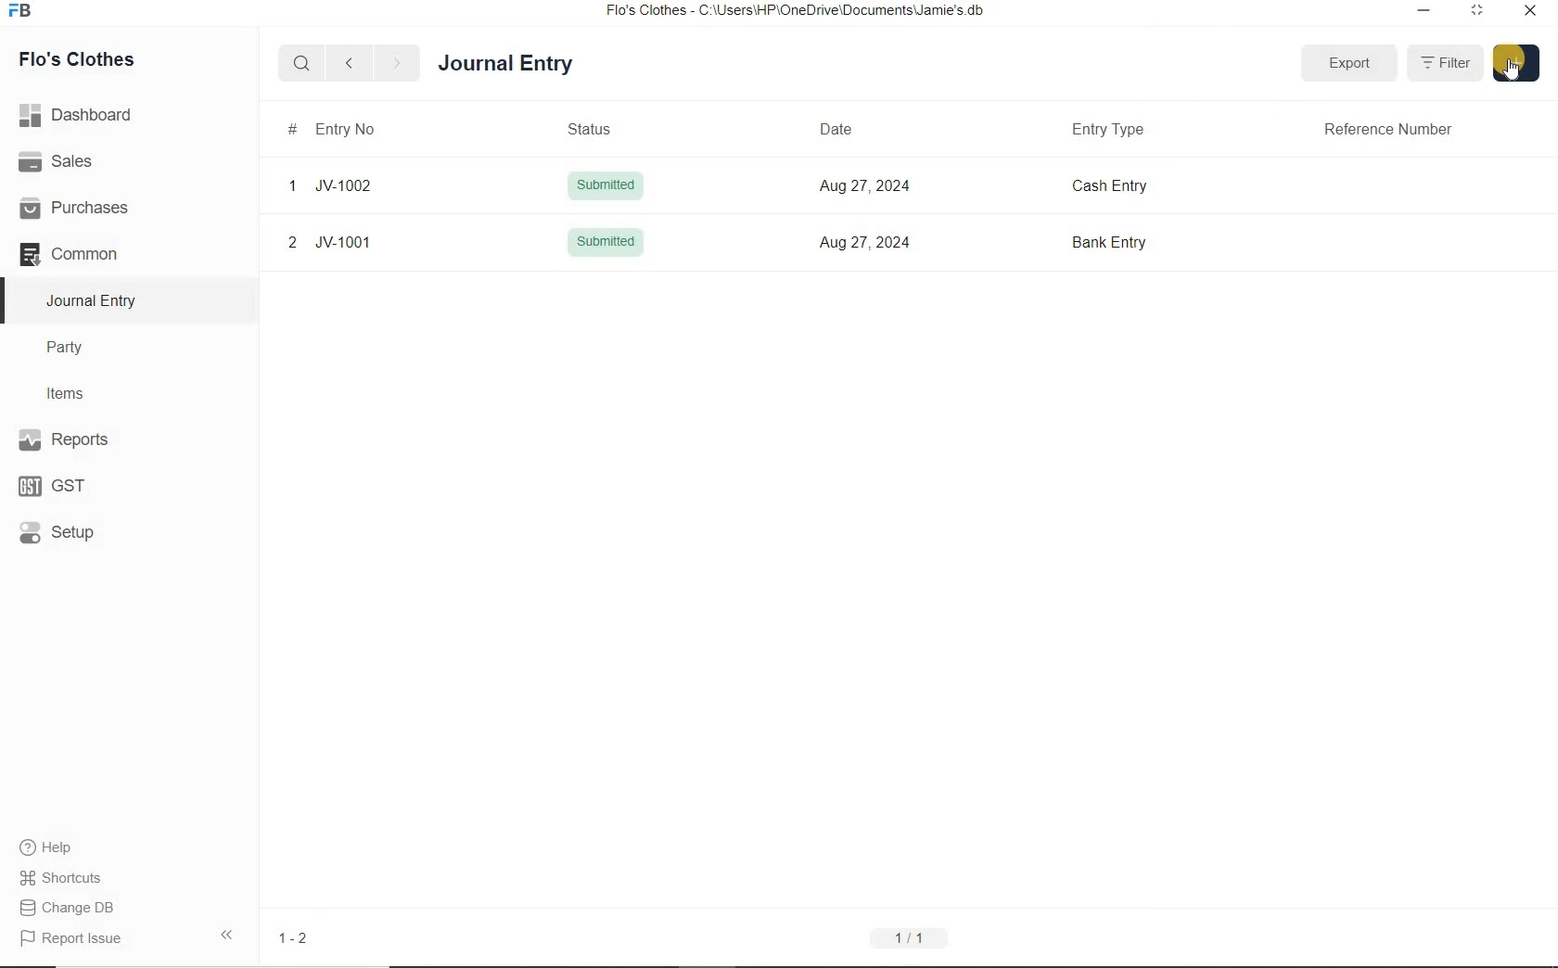 The width and height of the screenshot is (1558, 968). What do you see at coordinates (1395, 127) in the screenshot?
I see `Reference Number` at bounding box center [1395, 127].